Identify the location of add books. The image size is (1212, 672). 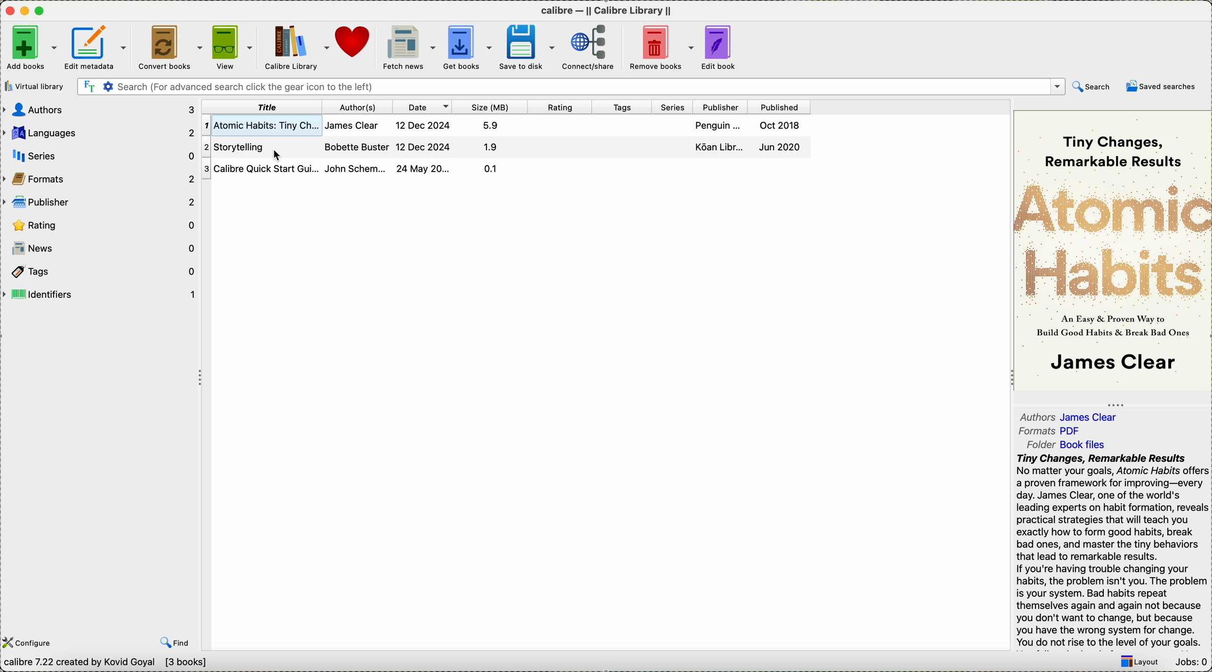
(29, 47).